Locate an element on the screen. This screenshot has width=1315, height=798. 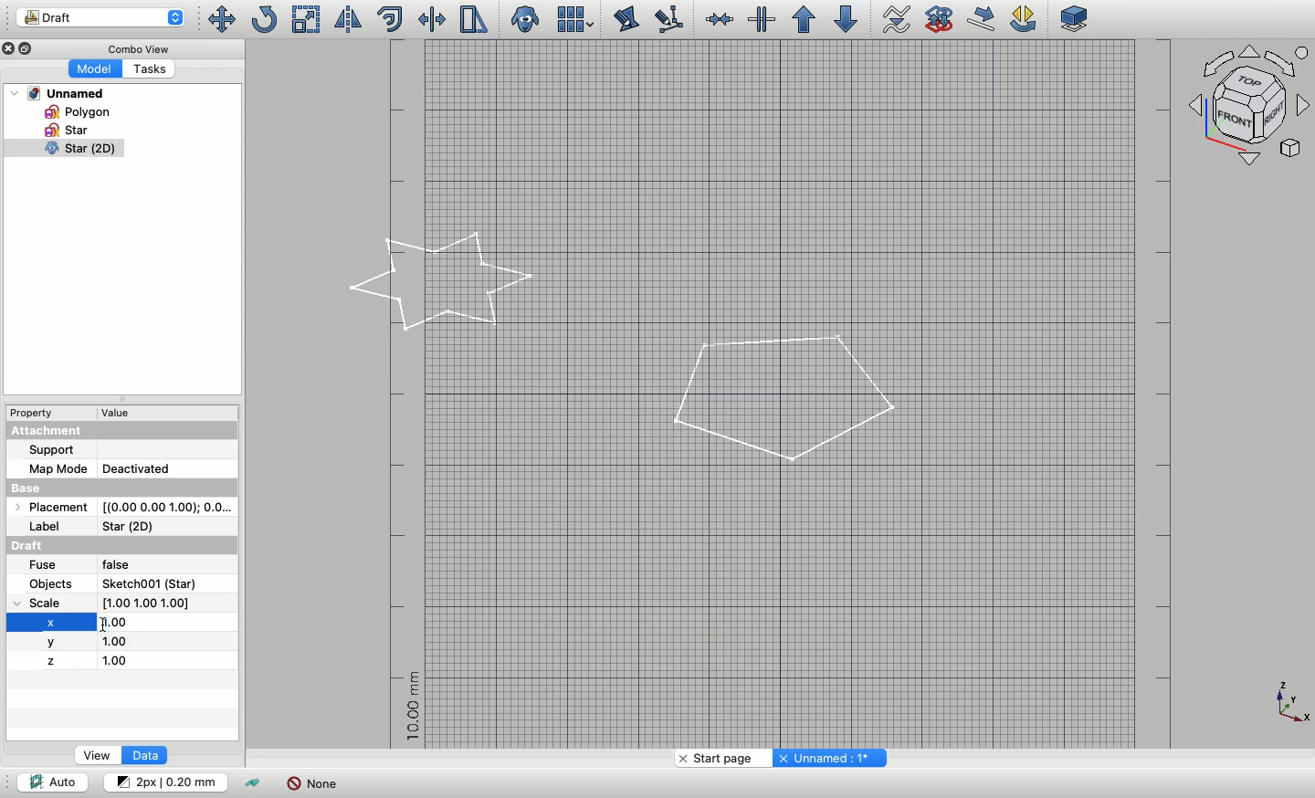
Attachment is located at coordinates (121, 430).